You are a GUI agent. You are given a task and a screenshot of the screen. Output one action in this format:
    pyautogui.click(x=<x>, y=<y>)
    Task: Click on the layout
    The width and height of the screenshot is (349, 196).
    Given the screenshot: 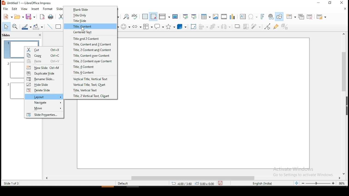 What is the action you would take?
    pyautogui.click(x=44, y=97)
    